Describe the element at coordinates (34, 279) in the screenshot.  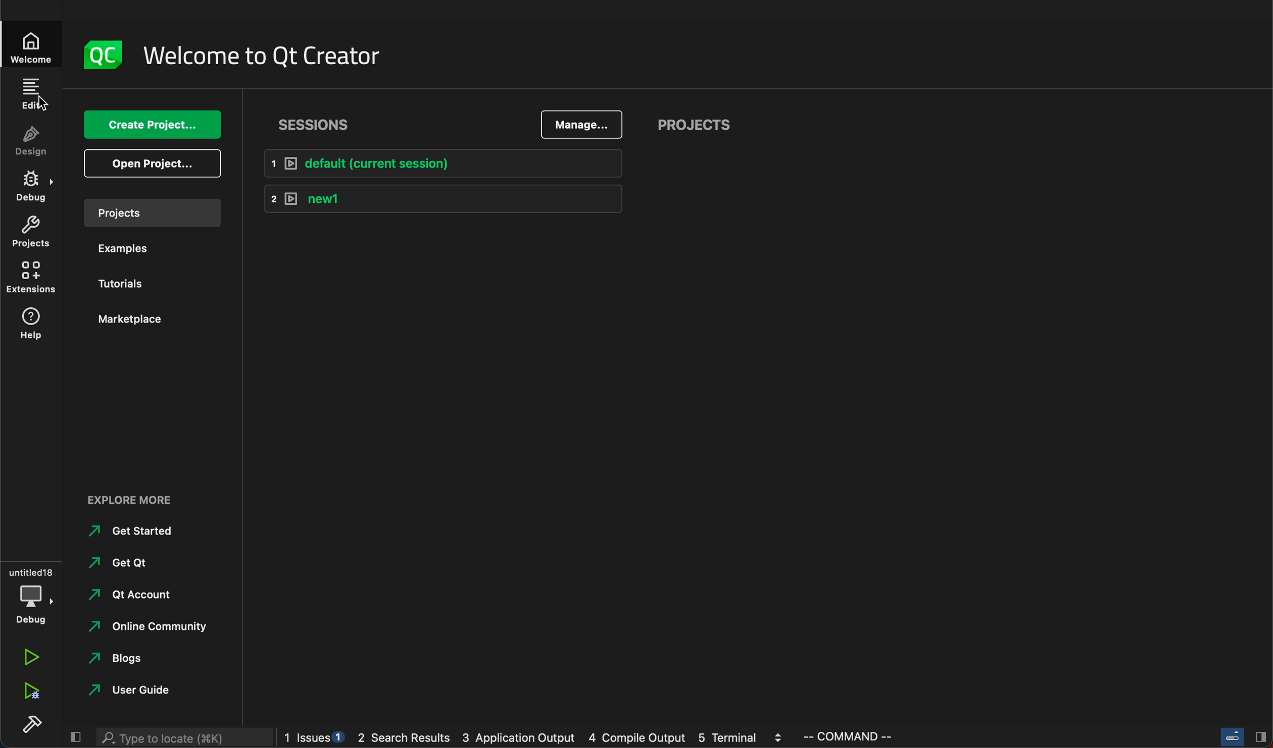
I see `extentions` at that location.